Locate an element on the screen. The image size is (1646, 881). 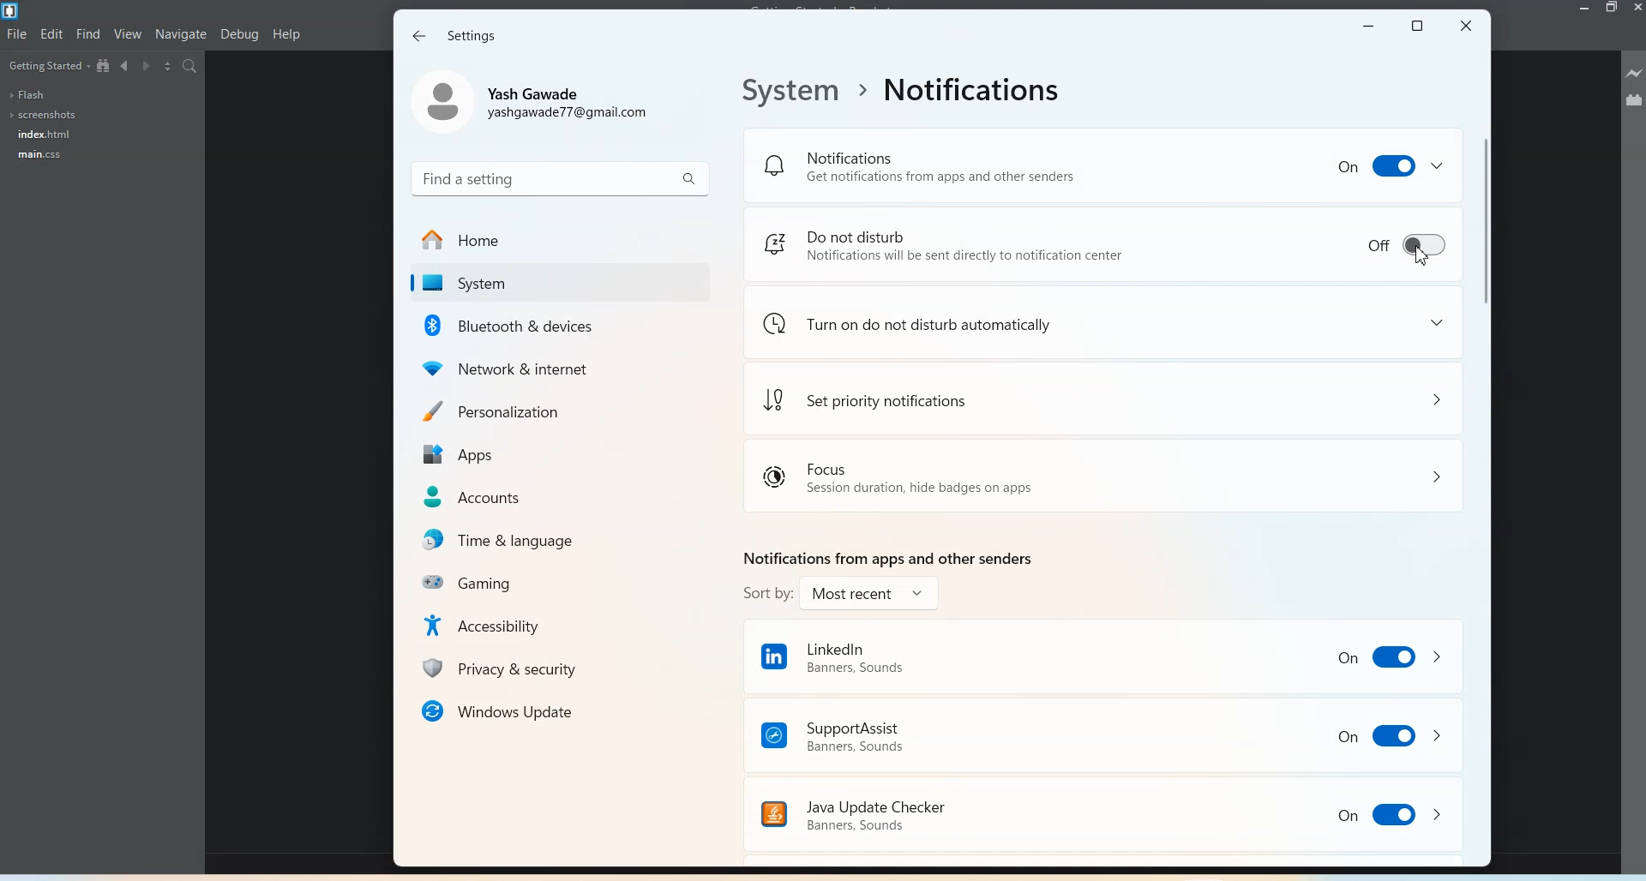
Maximize is located at coordinates (1418, 23).